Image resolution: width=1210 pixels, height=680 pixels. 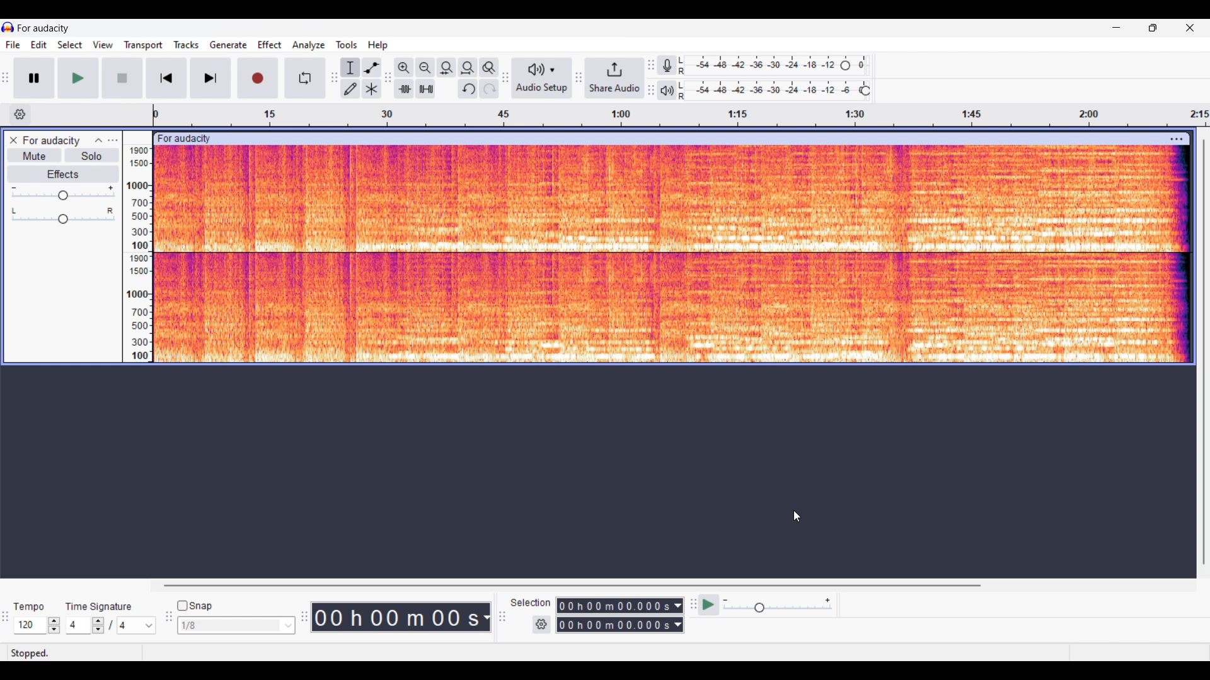 What do you see at coordinates (21, 115) in the screenshot?
I see `Timeline options` at bounding box center [21, 115].